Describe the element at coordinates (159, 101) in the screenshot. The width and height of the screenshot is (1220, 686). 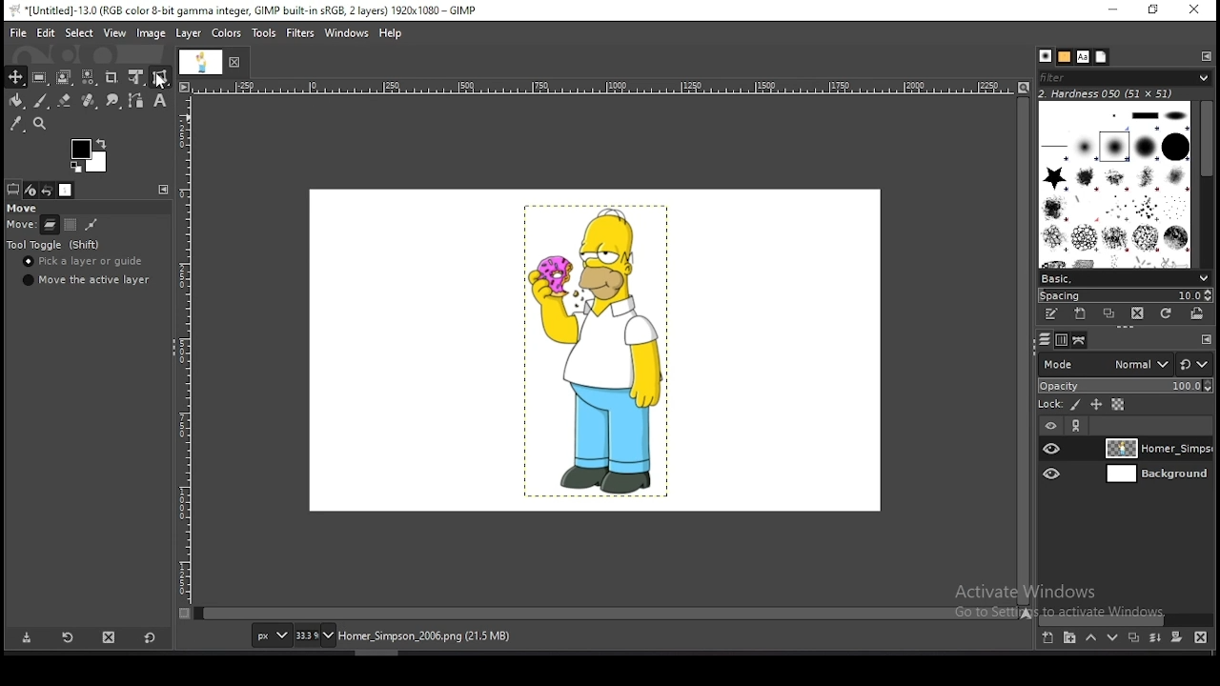
I see `text tool` at that location.